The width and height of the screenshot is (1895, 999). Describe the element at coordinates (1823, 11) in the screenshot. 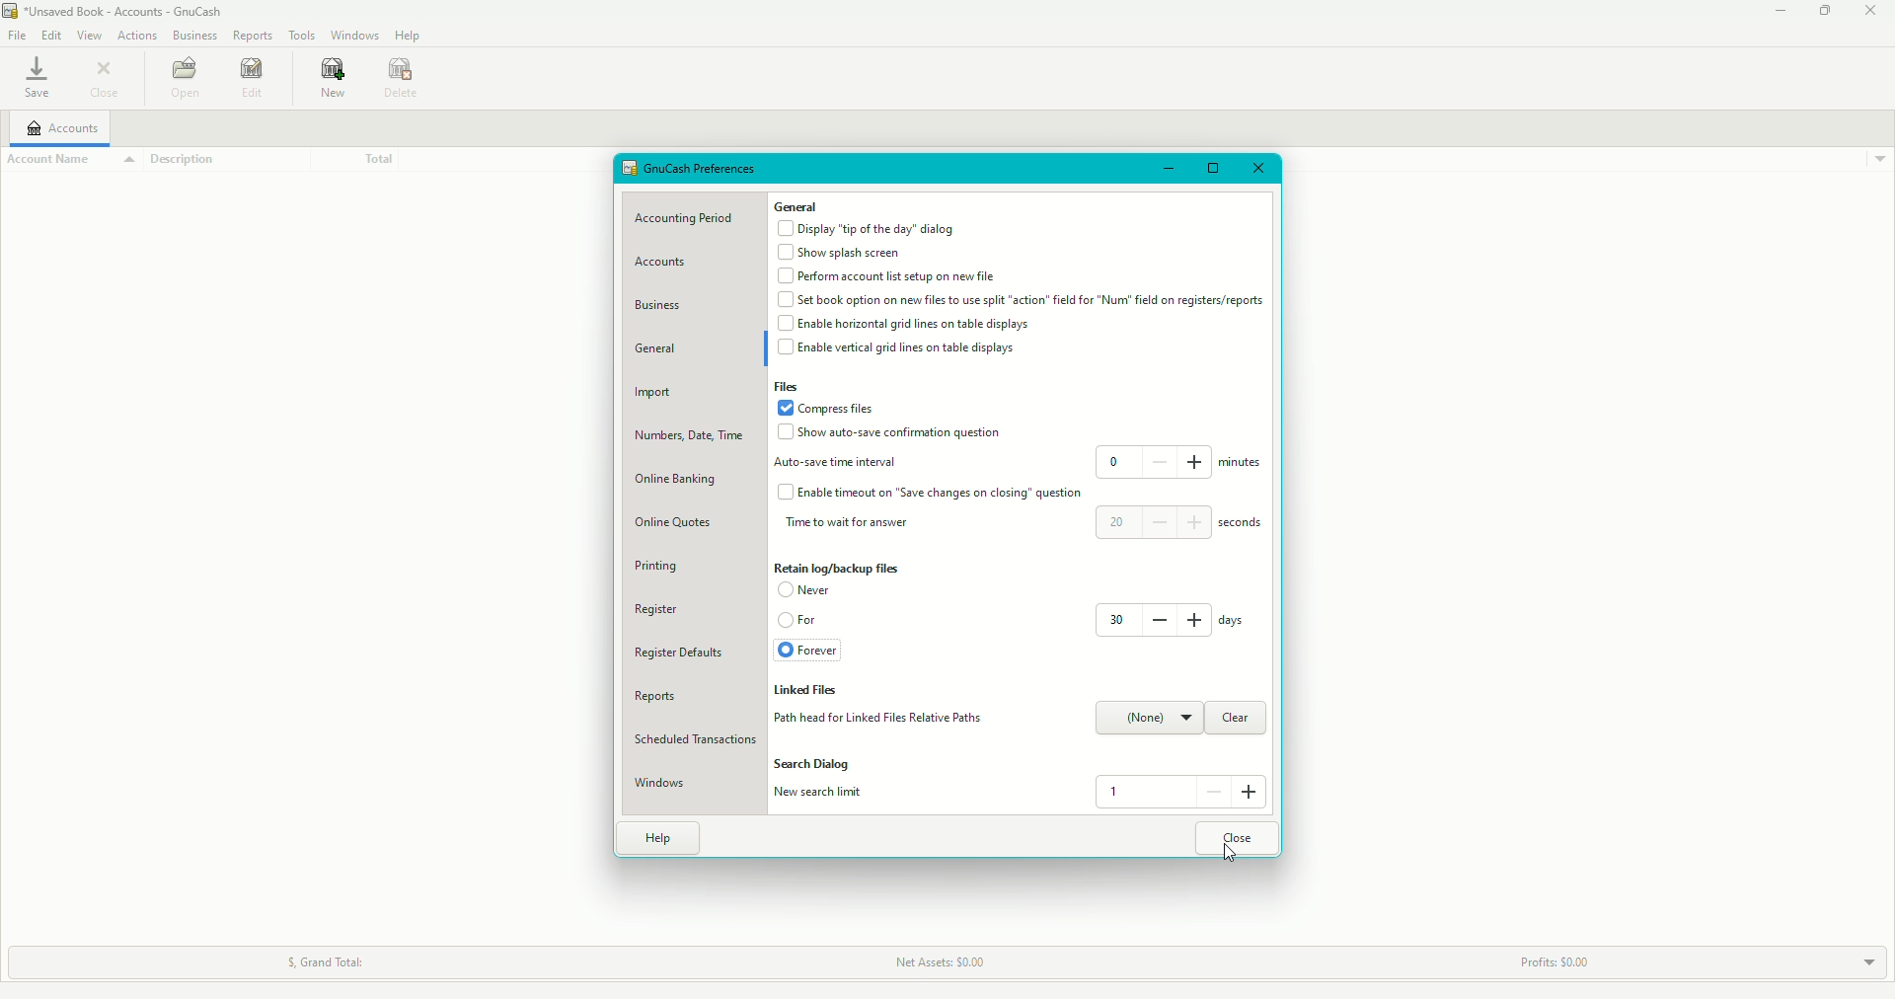

I see `Restore` at that location.